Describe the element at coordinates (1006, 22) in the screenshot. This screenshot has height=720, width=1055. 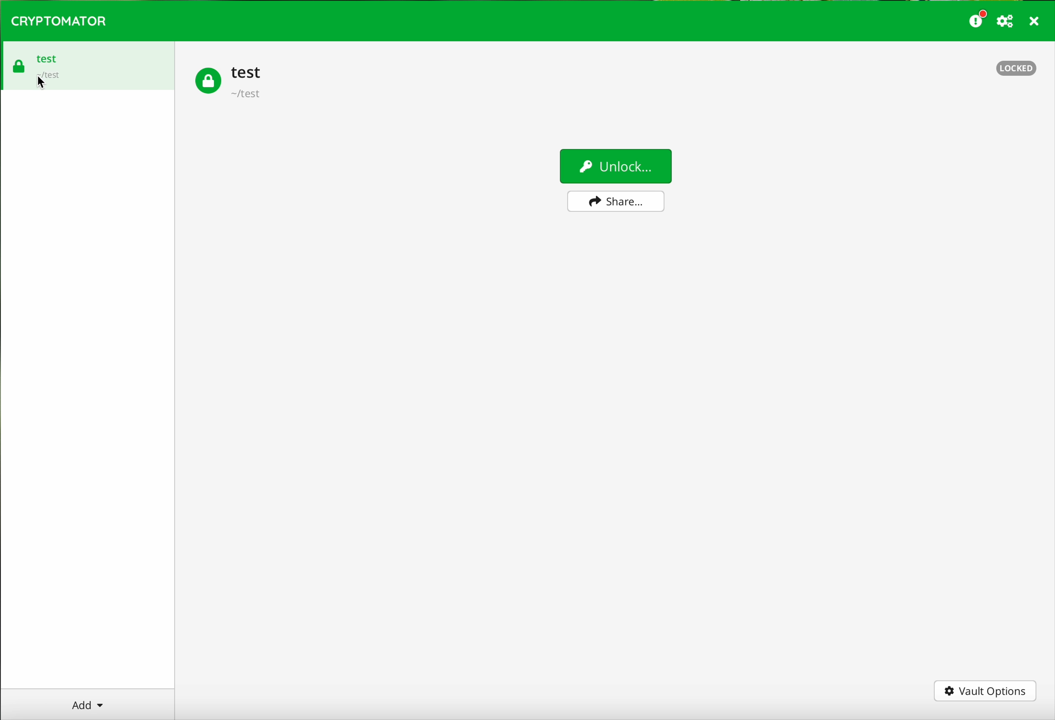
I see `preferences` at that location.